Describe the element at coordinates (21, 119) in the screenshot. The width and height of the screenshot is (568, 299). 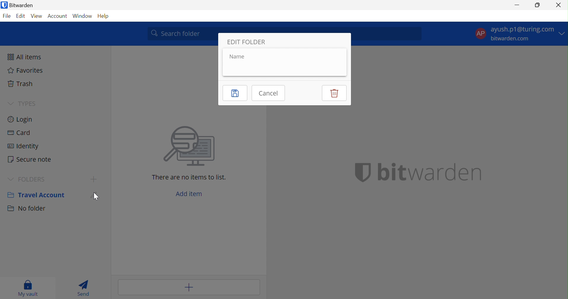
I see `Login` at that location.